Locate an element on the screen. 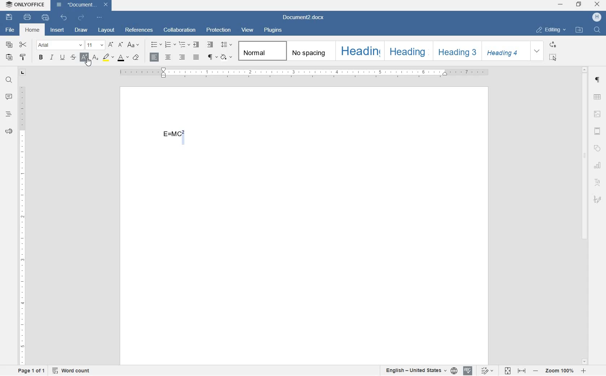 The width and height of the screenshot is (606, 376). case style is located at coordinates (137, 58).